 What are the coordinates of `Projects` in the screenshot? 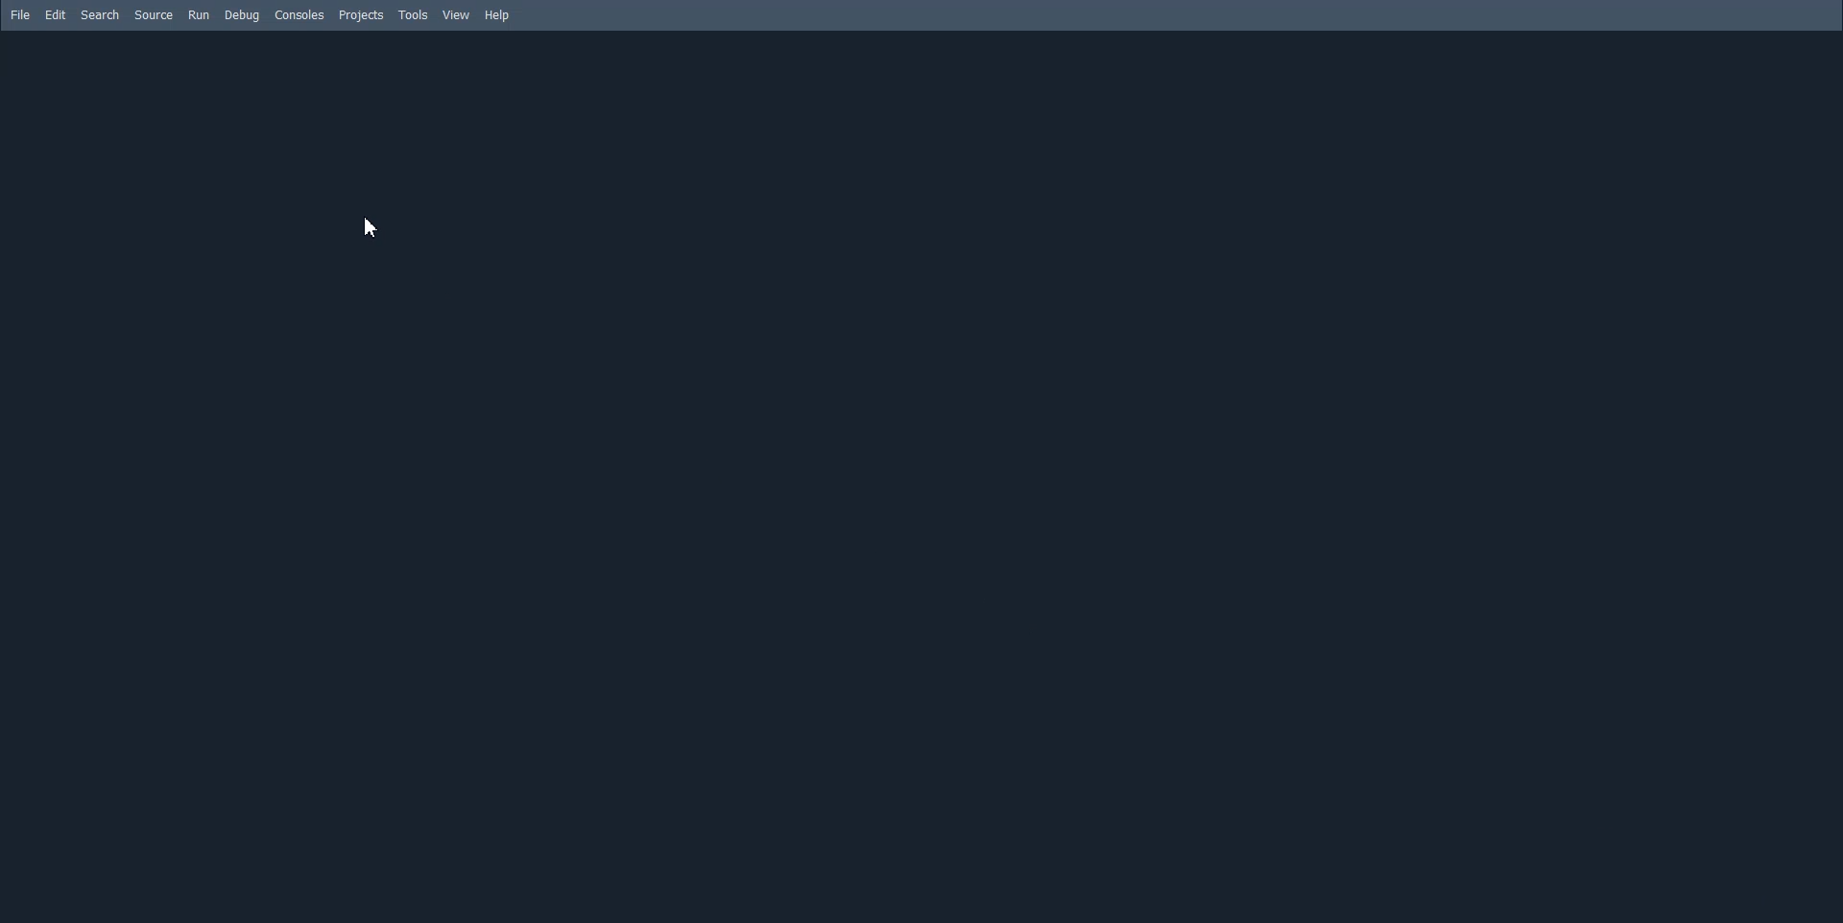 It's located at (360, 15).